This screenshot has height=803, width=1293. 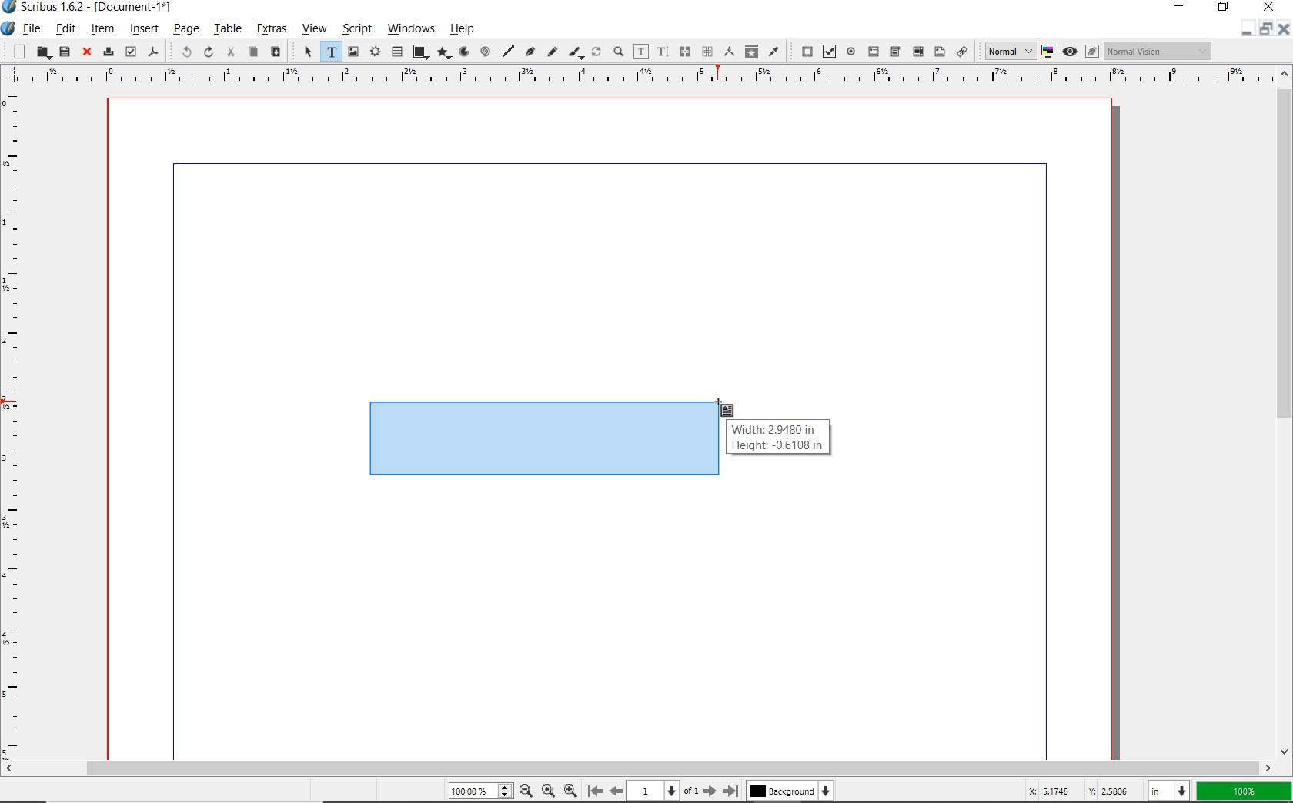 What do you see at coordinates (1245, 30) in the screenshot?
I see `Restore down` at bounding box center [1245, 30].